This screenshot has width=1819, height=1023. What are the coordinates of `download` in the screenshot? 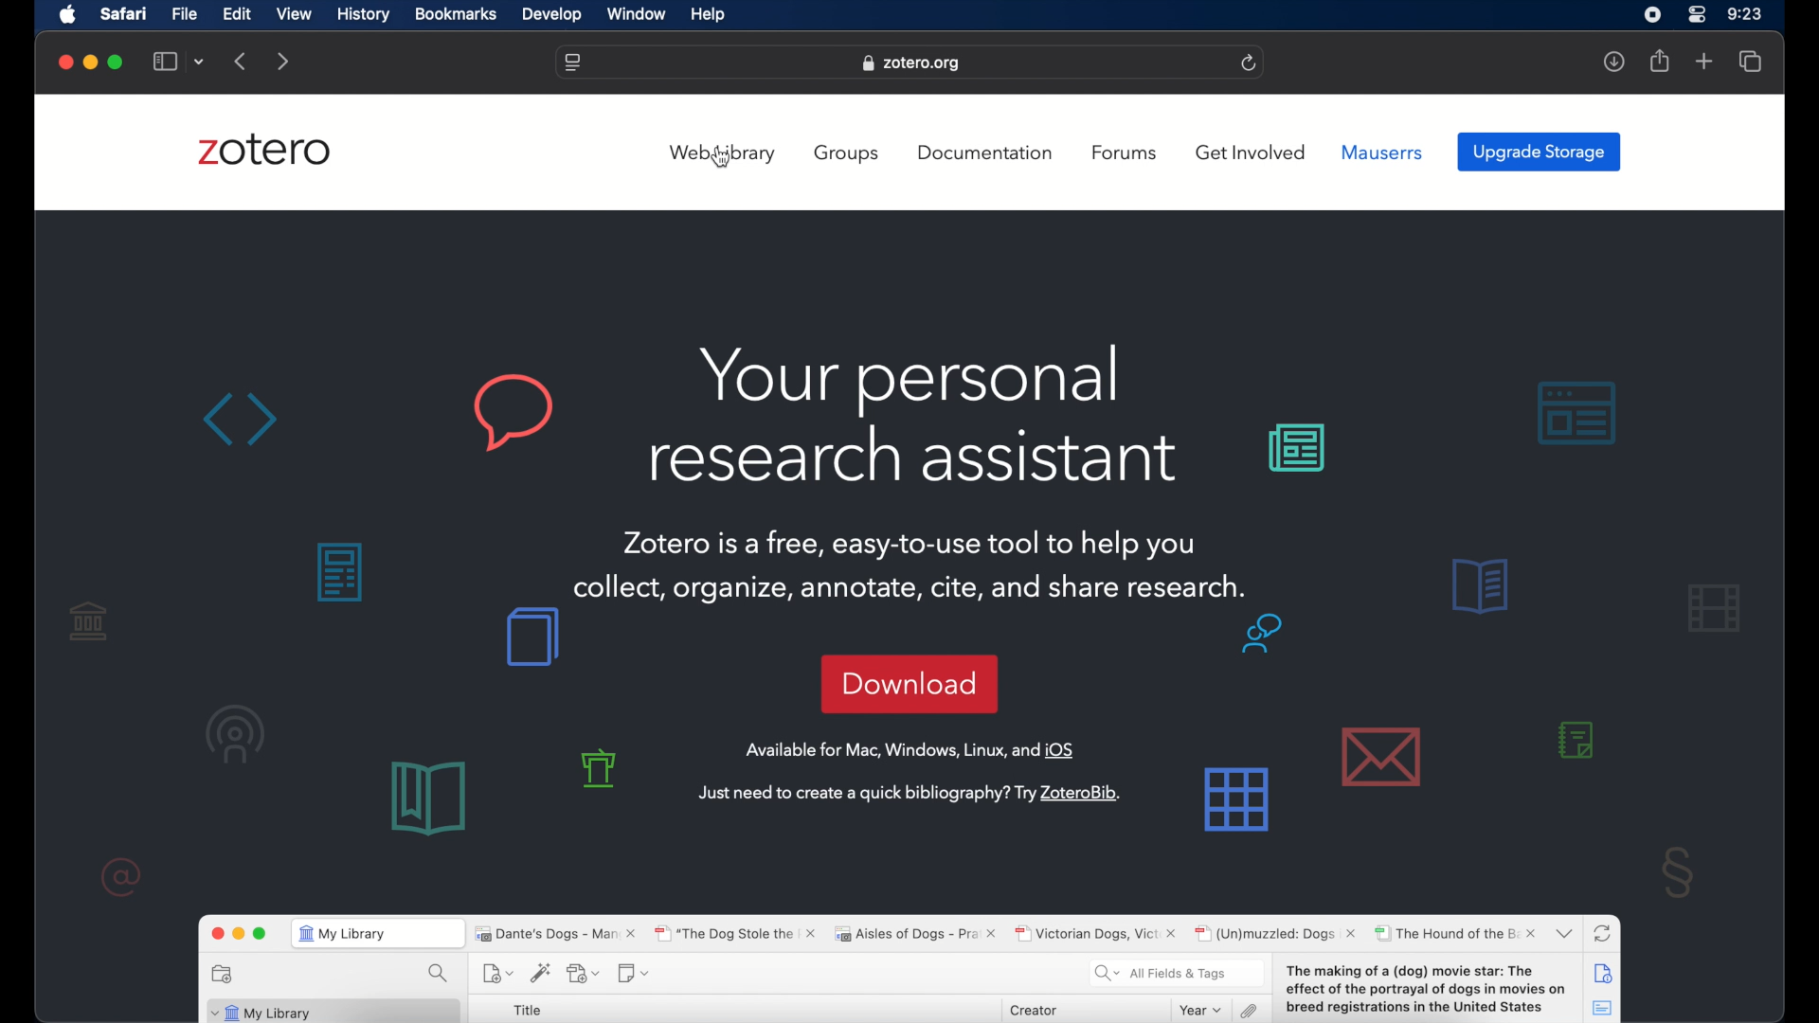 It's located at (909, 685).